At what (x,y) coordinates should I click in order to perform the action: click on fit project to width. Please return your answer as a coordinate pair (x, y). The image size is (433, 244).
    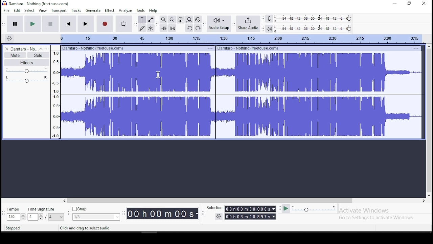
    Looking at the image, I should click on (181, 19).